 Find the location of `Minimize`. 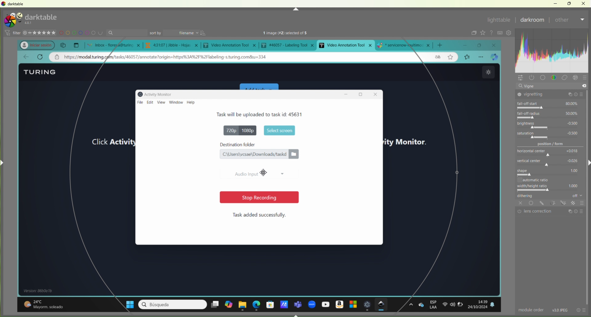

Minimize is located at coordinates (556, 4).